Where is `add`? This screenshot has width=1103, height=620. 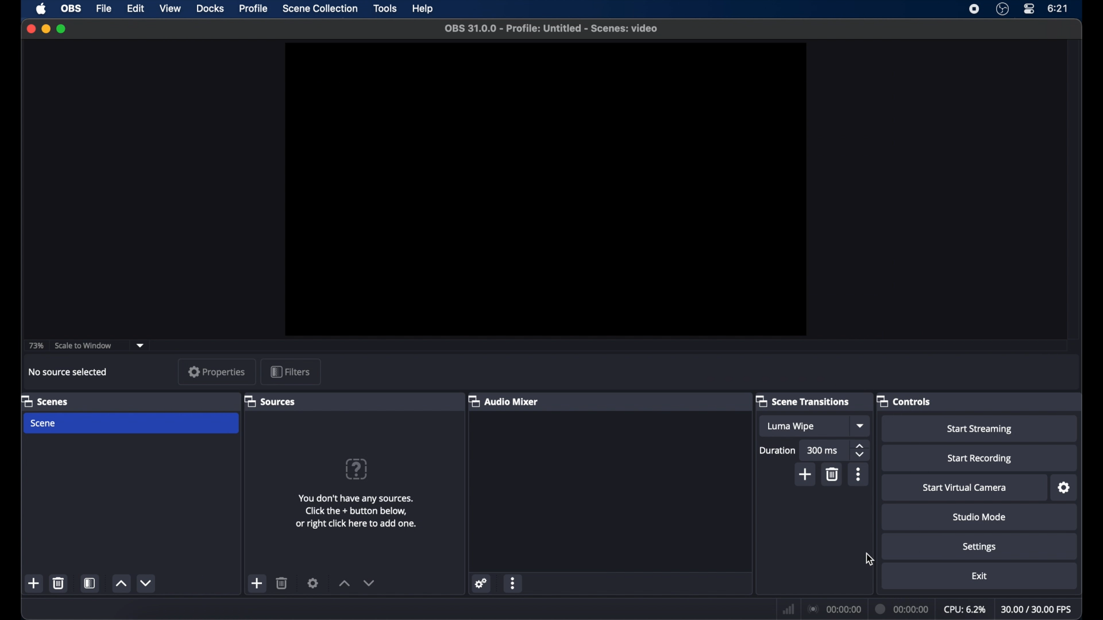
add is located at coordinates (806, 474).